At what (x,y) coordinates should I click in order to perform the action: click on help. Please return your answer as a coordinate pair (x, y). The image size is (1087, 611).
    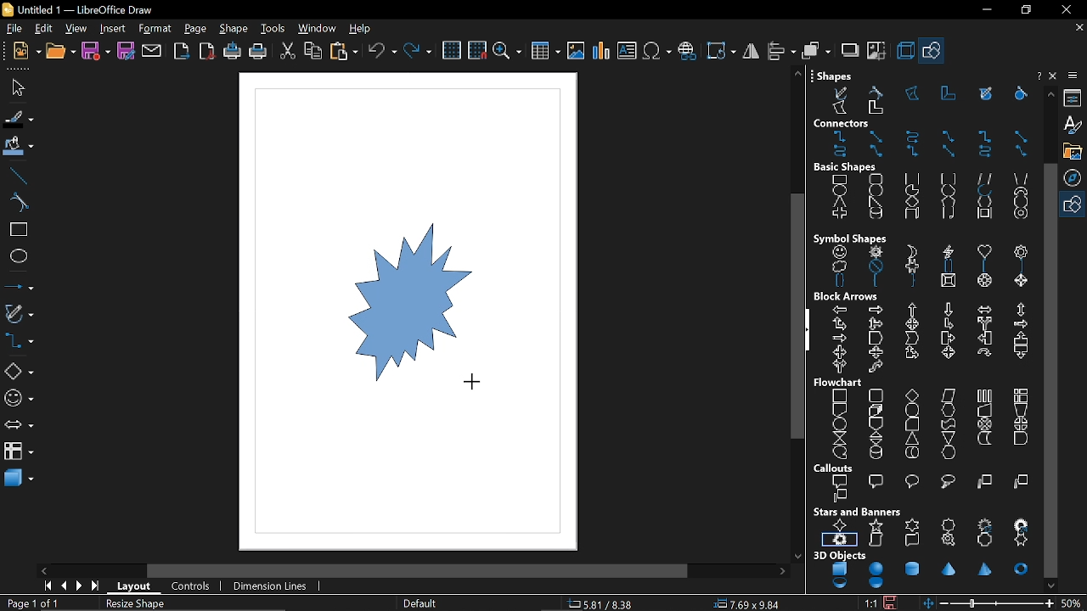
    Looking at the image, I should click on (362, 29).